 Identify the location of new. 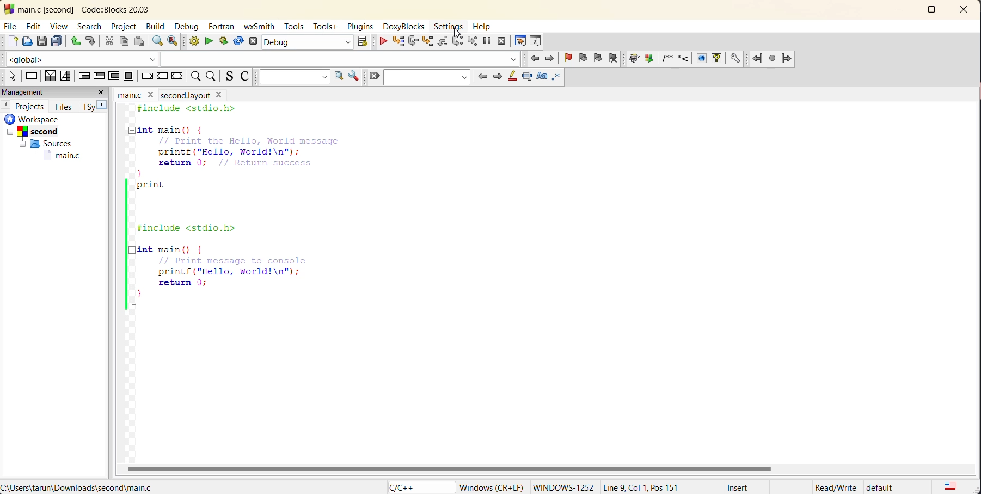
(10, 42).